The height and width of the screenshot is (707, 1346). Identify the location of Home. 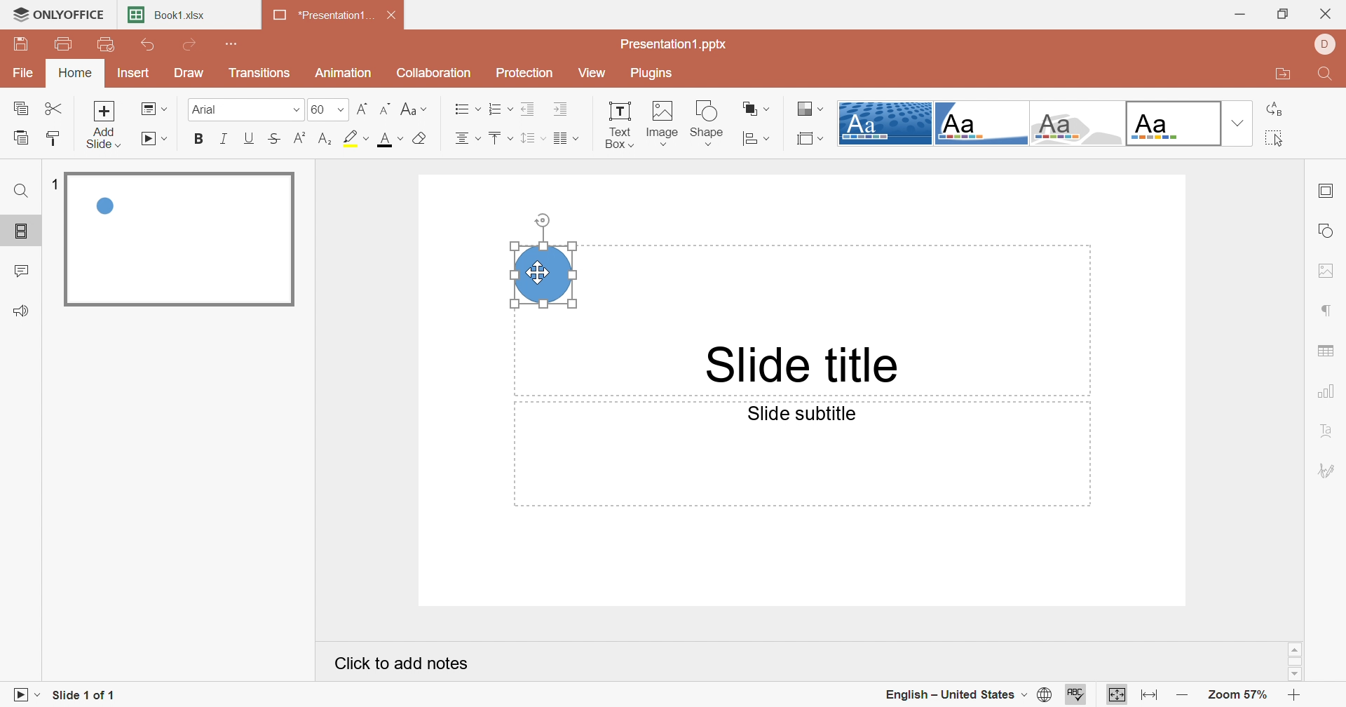
(75, 72).